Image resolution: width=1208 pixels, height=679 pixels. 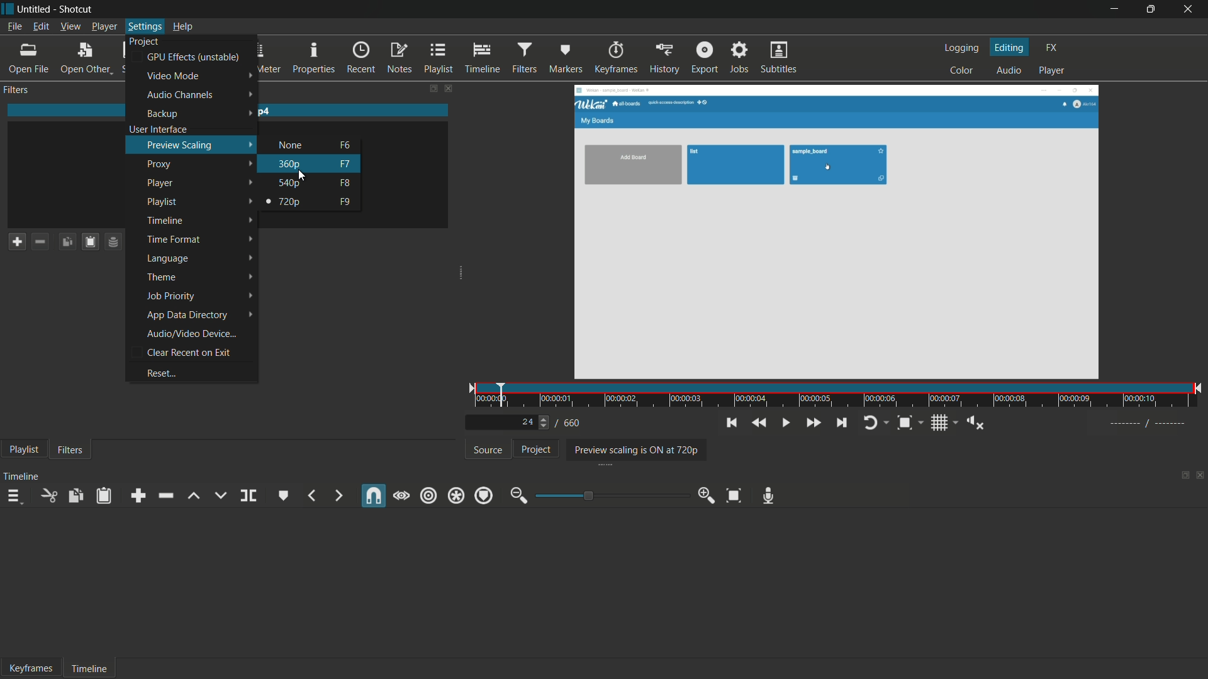 What do you see at coordinates (160, 373) in the screenshot?
I see `reset` at bounding box center [160, 373].